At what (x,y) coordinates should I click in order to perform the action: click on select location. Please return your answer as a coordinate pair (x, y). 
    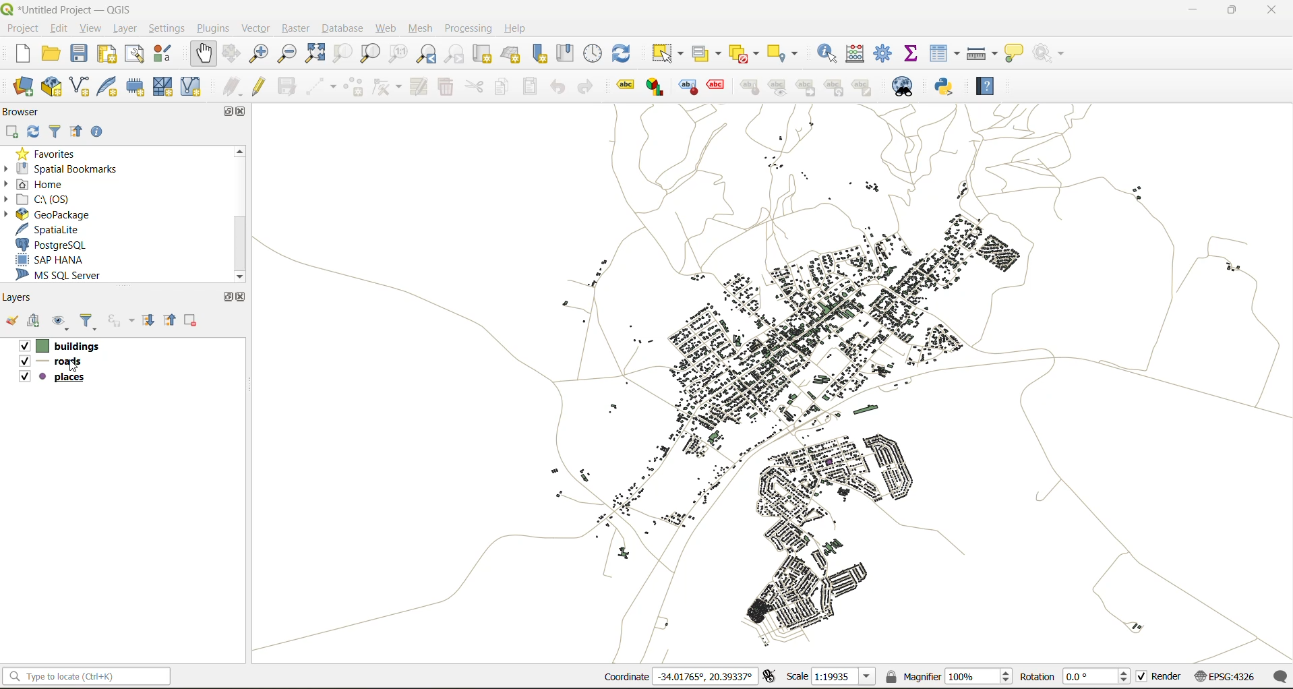
    Looking at the image, I should click on (781, 54).